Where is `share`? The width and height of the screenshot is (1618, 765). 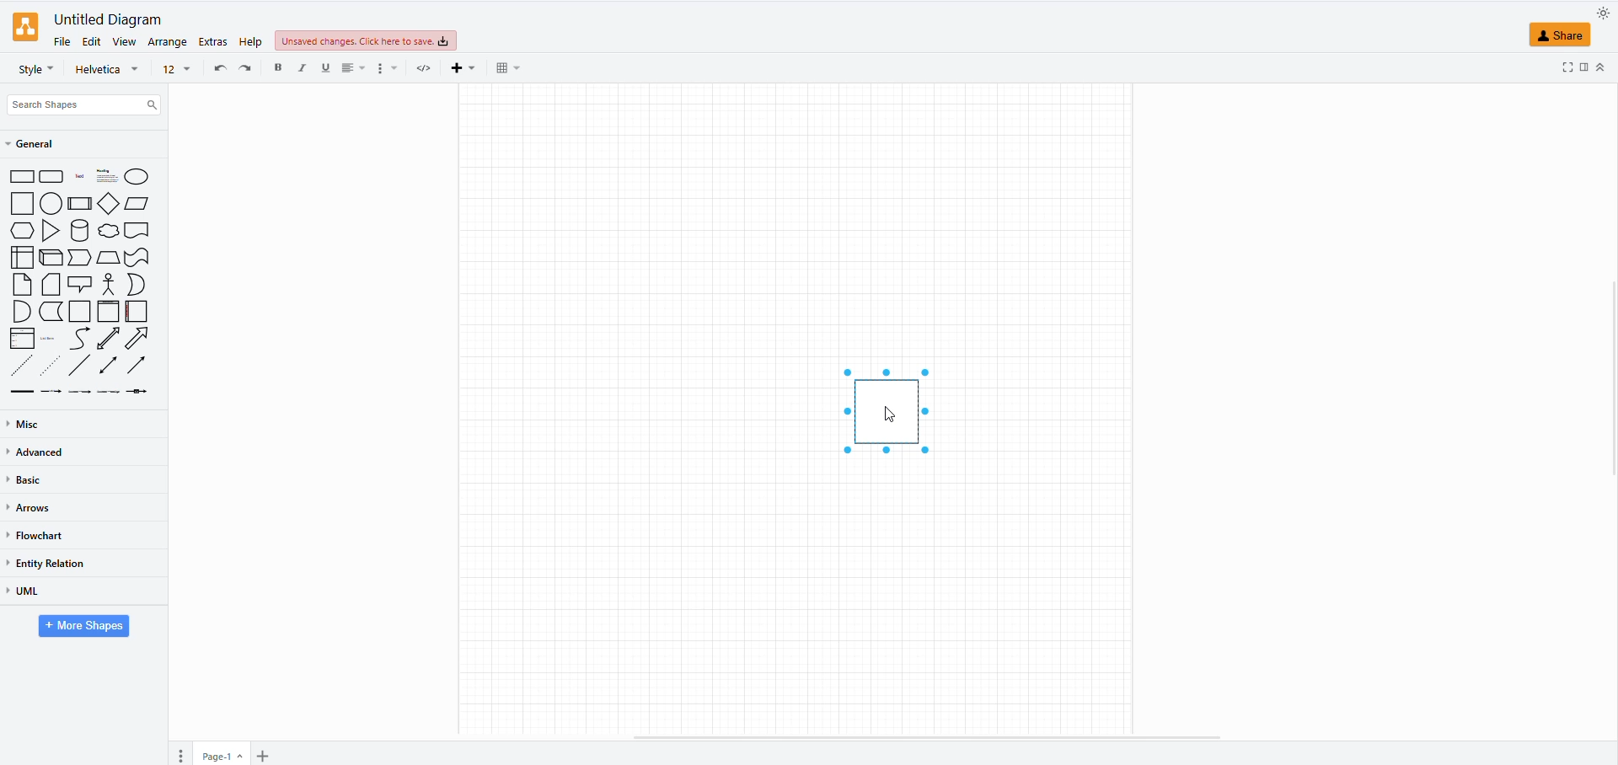 share is located at coordinates (1561, 35).